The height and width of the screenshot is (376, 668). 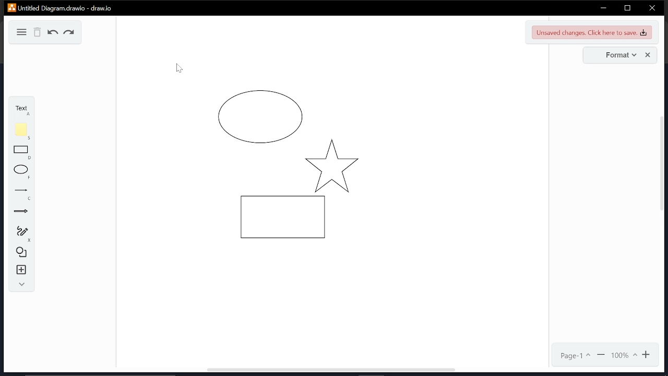 I want to click on text, so click(x=20, y=109).